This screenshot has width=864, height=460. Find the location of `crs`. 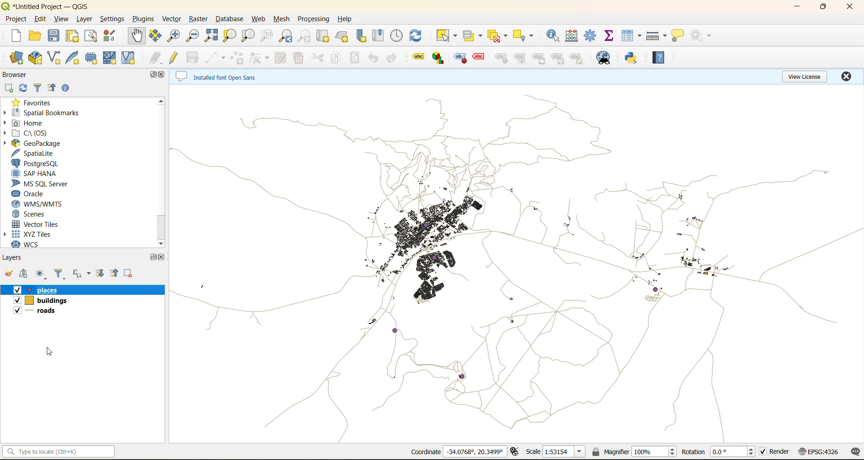

crs is located at coordinates (819, 451).